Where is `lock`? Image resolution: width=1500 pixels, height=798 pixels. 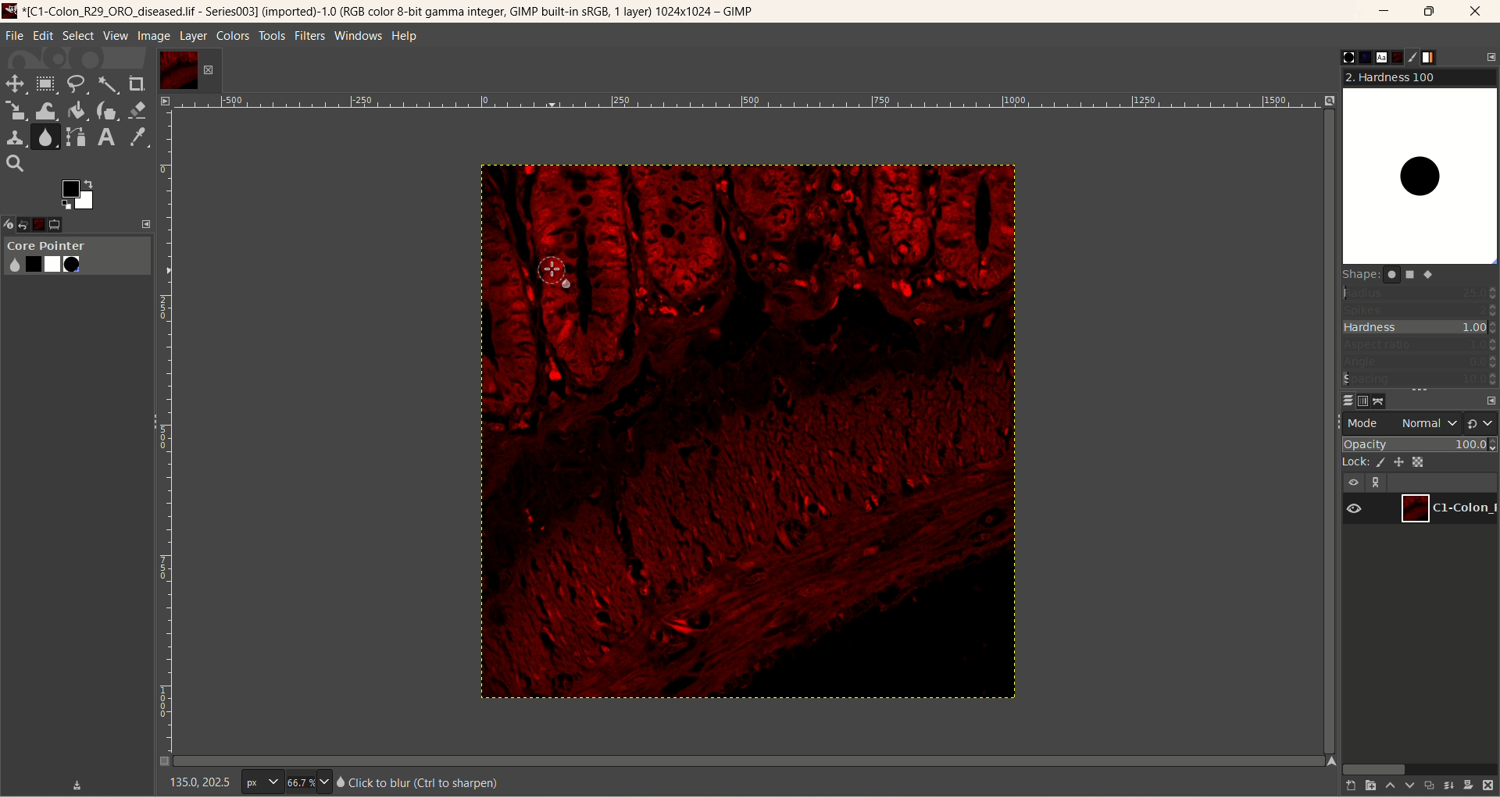 lock is located at coordinates (1354, 461).